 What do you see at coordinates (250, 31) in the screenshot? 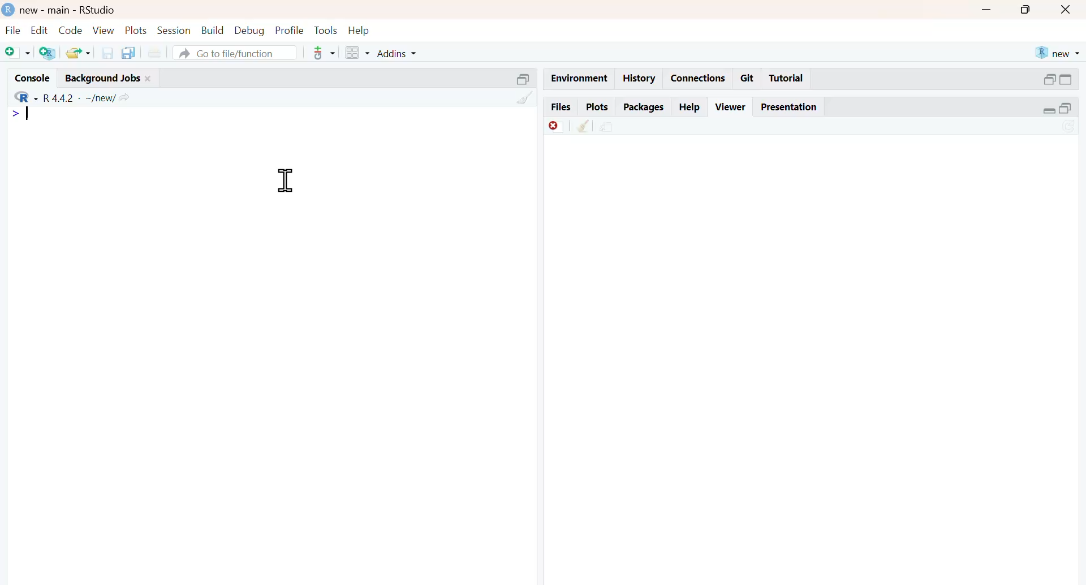
I see `debug` at bounding box center [250, 31].